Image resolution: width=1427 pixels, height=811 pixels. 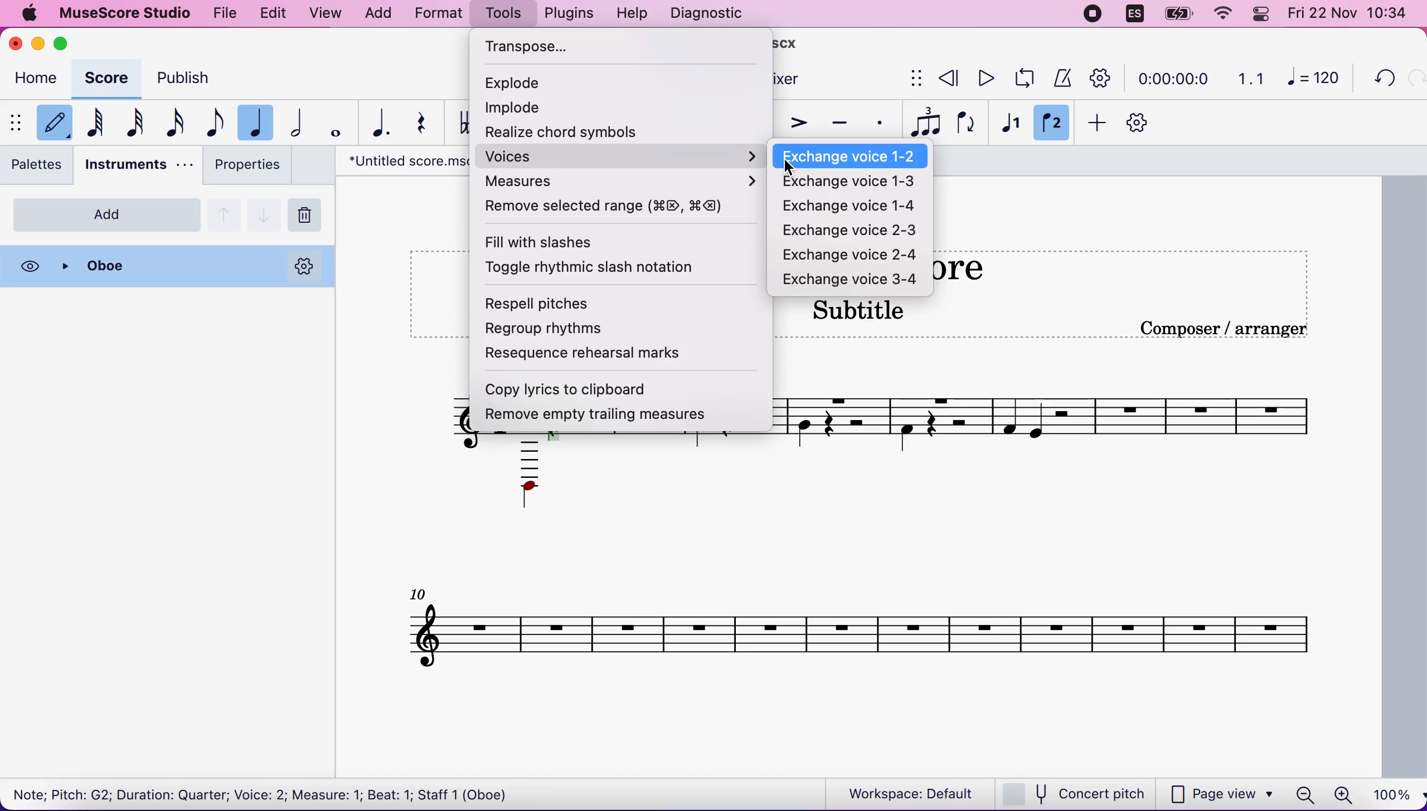 I want to click on transpose, so click(x=588, y=46).